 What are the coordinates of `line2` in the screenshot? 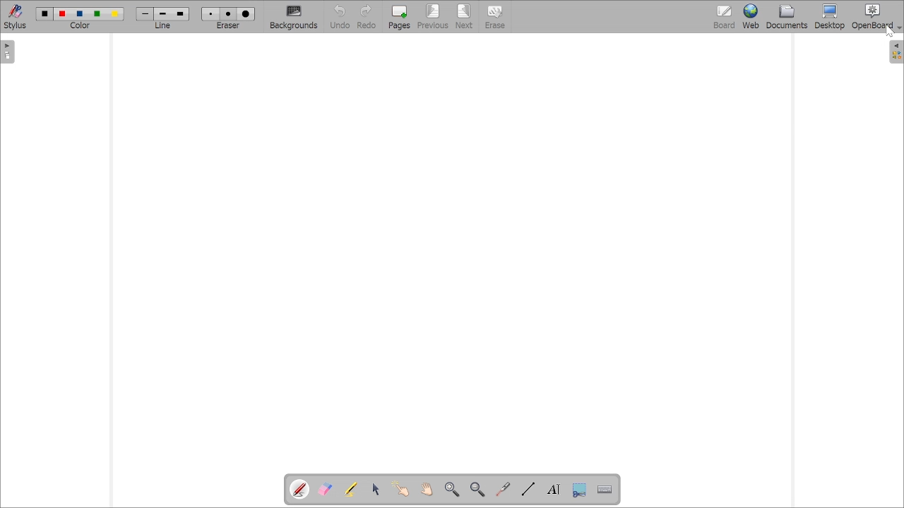 It's located at (162, 14).